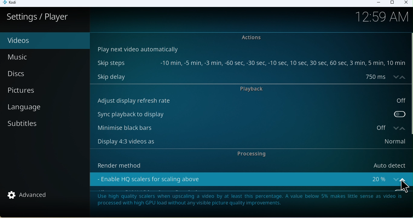 This screenshot has width=413, height=218. I want to click on increase/decrease, so click(398, 128).